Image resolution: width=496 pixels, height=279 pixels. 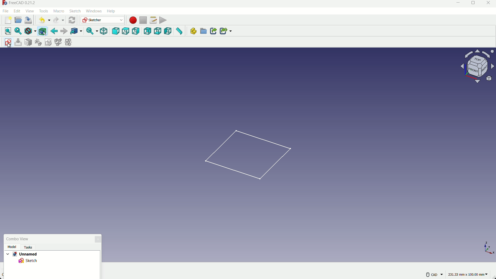 What do you see at coordinates (8, 31) in the screenshot?
I see `select all` at bounding box center [8, 31].